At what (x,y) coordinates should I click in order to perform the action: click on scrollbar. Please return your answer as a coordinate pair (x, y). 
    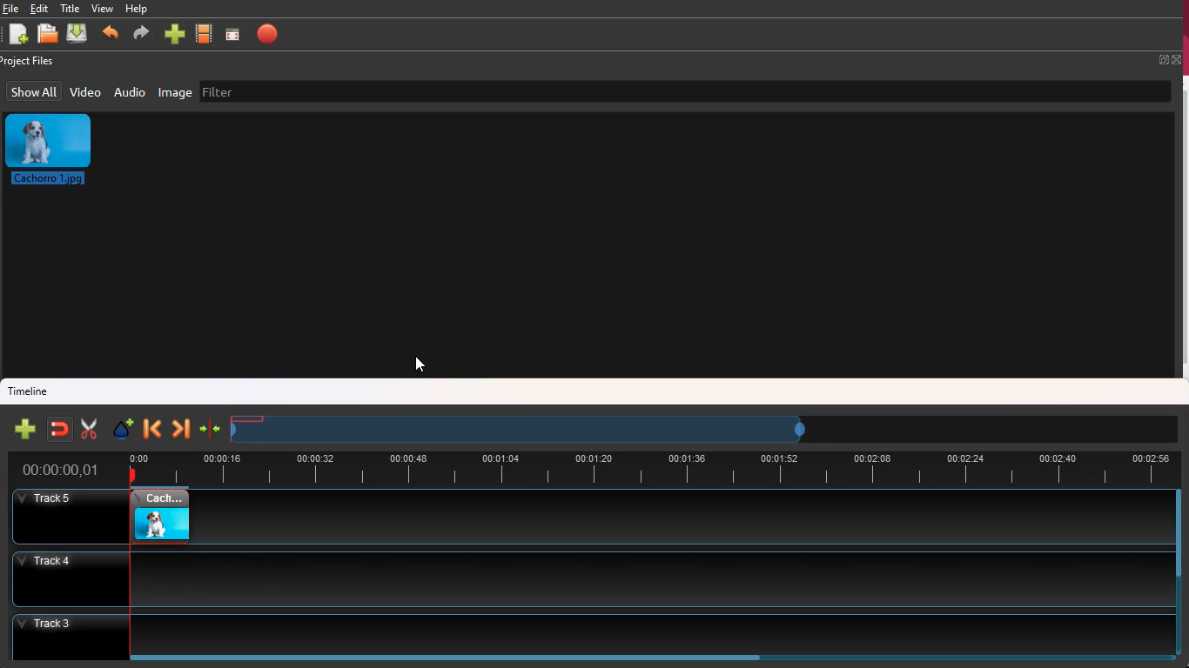
    Looking at the image, I should click on (648, 656).